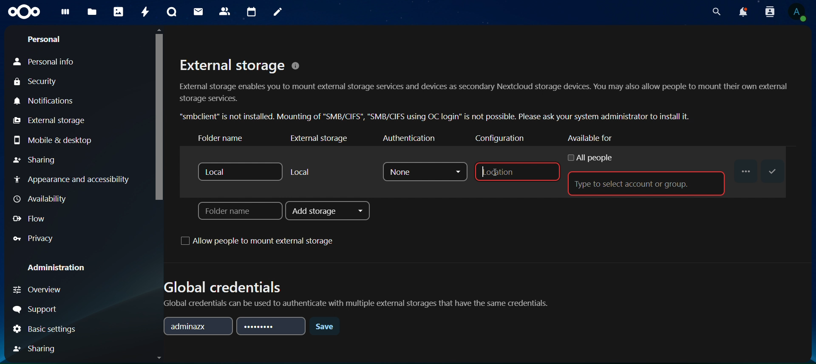 The height and width of the screenshot is (364, 816). Describe the element at coordinates (408, 139) in the screenshot. I see `authenticator` at that location.